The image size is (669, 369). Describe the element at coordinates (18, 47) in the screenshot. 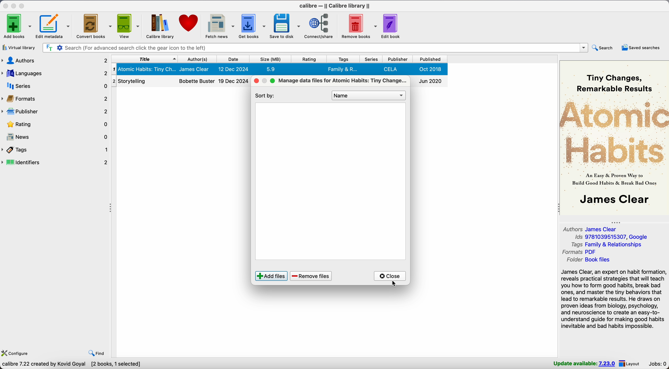

I see `virtual library` at that location.